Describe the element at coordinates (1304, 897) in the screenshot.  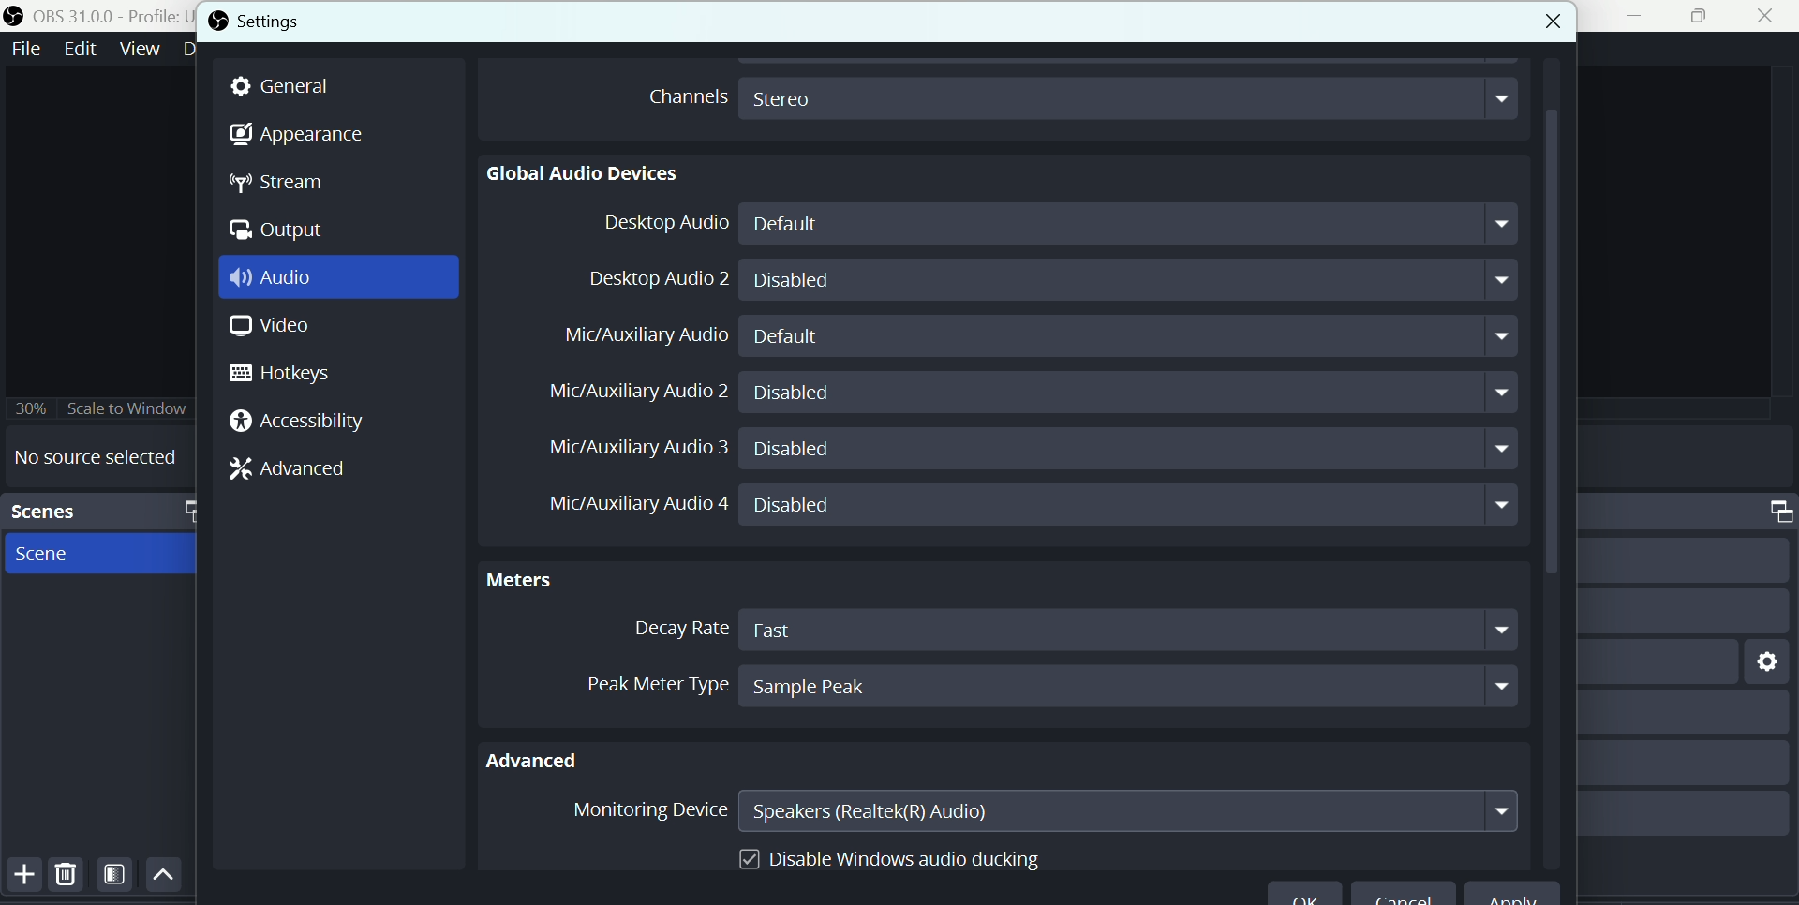
I see `ok` at that location.